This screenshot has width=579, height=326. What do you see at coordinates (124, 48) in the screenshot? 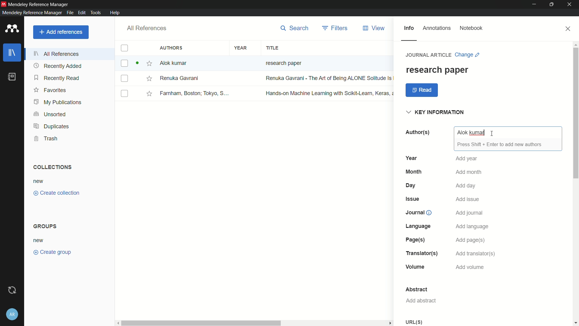
I see `checkbox` at bounding box center [124, 48].